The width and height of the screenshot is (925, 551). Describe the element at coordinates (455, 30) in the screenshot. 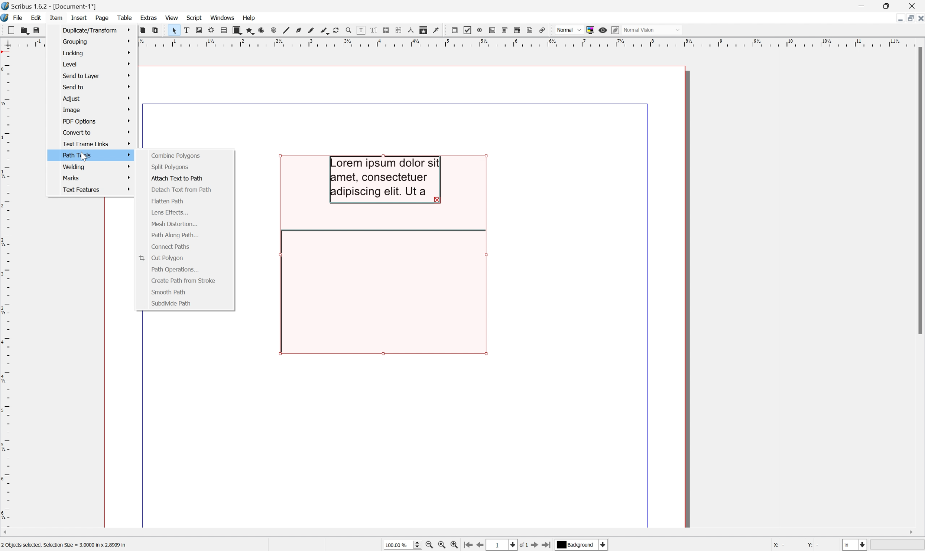

I see `PDF push button` at that location.